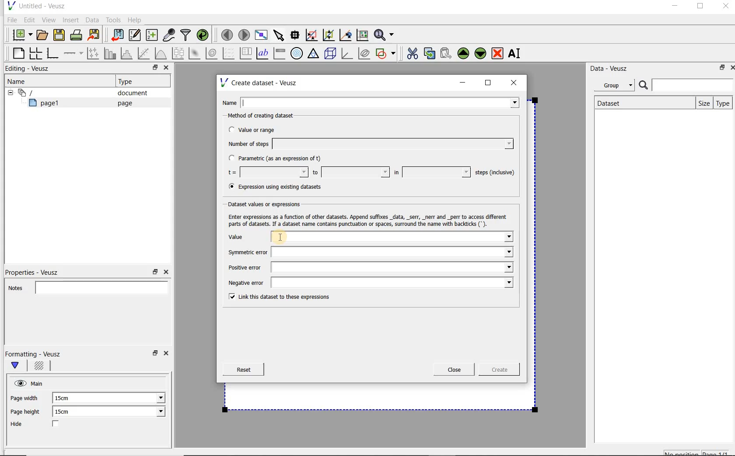  What do you see at coordinates (116, 35) in the screenshot?
I see `import data into Veusz` at bounding box center [116, 35].